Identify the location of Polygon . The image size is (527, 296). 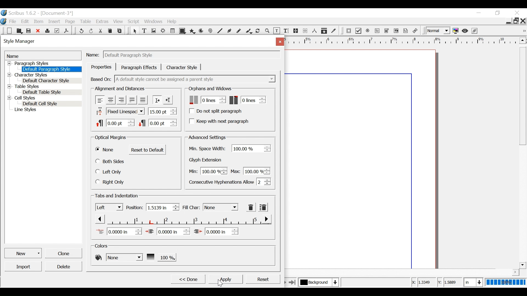
(192, 31).